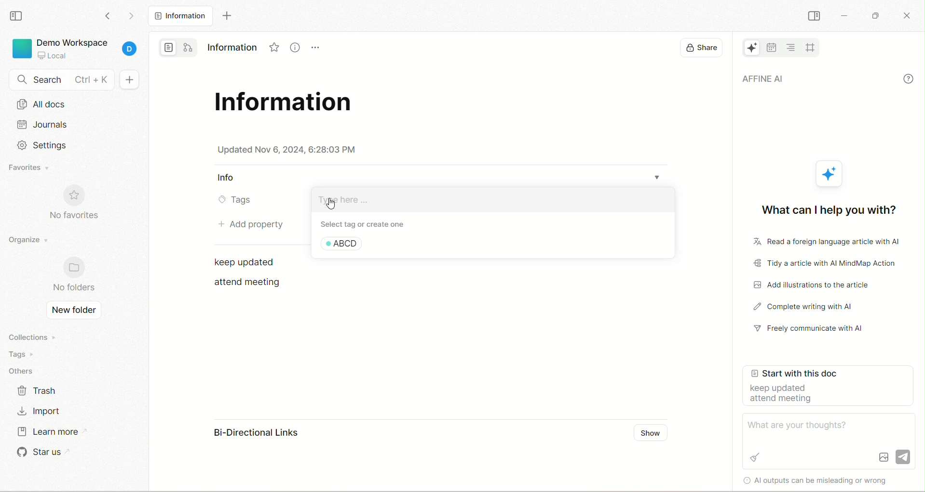  Describe the element at coordinates (814, 15) in the screenshot. I see `collapse sidebar` at that location.